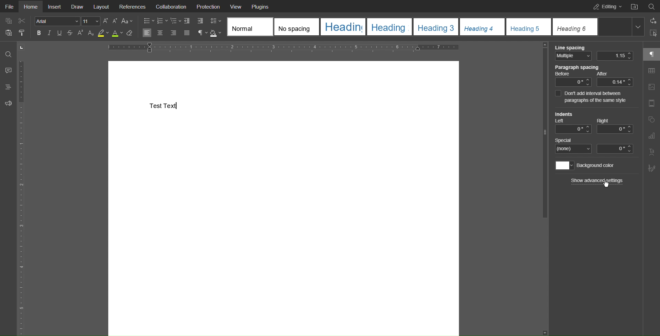 This screenshot has height=336, width=660. What do you see at coordinates (67, 21) in the screenshot?
I see `Font Settings` at bounding box center [67, 21].